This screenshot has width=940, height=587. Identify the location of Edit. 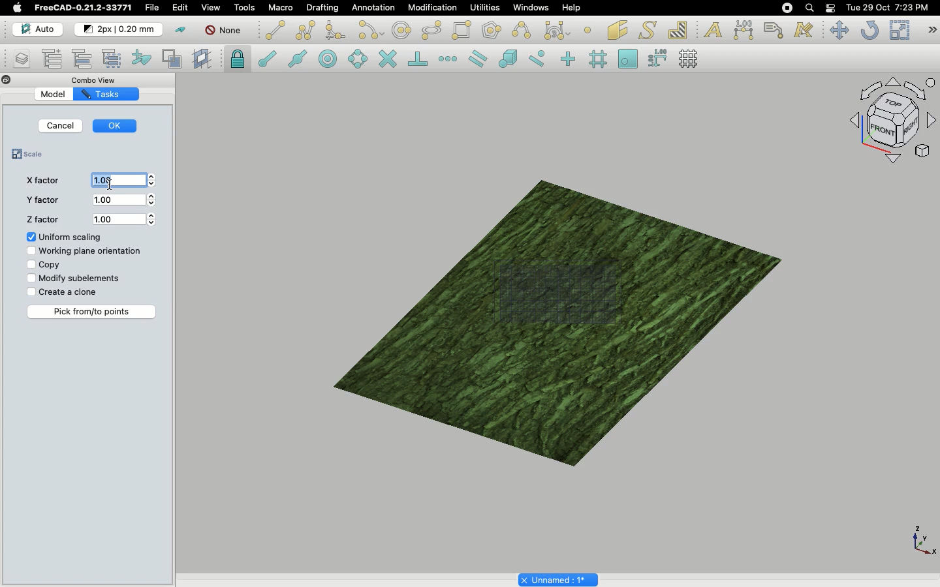
(181, 8).